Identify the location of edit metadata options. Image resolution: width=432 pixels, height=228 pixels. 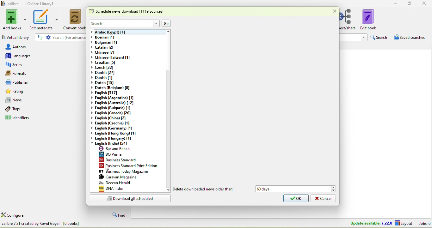
(57, 19).